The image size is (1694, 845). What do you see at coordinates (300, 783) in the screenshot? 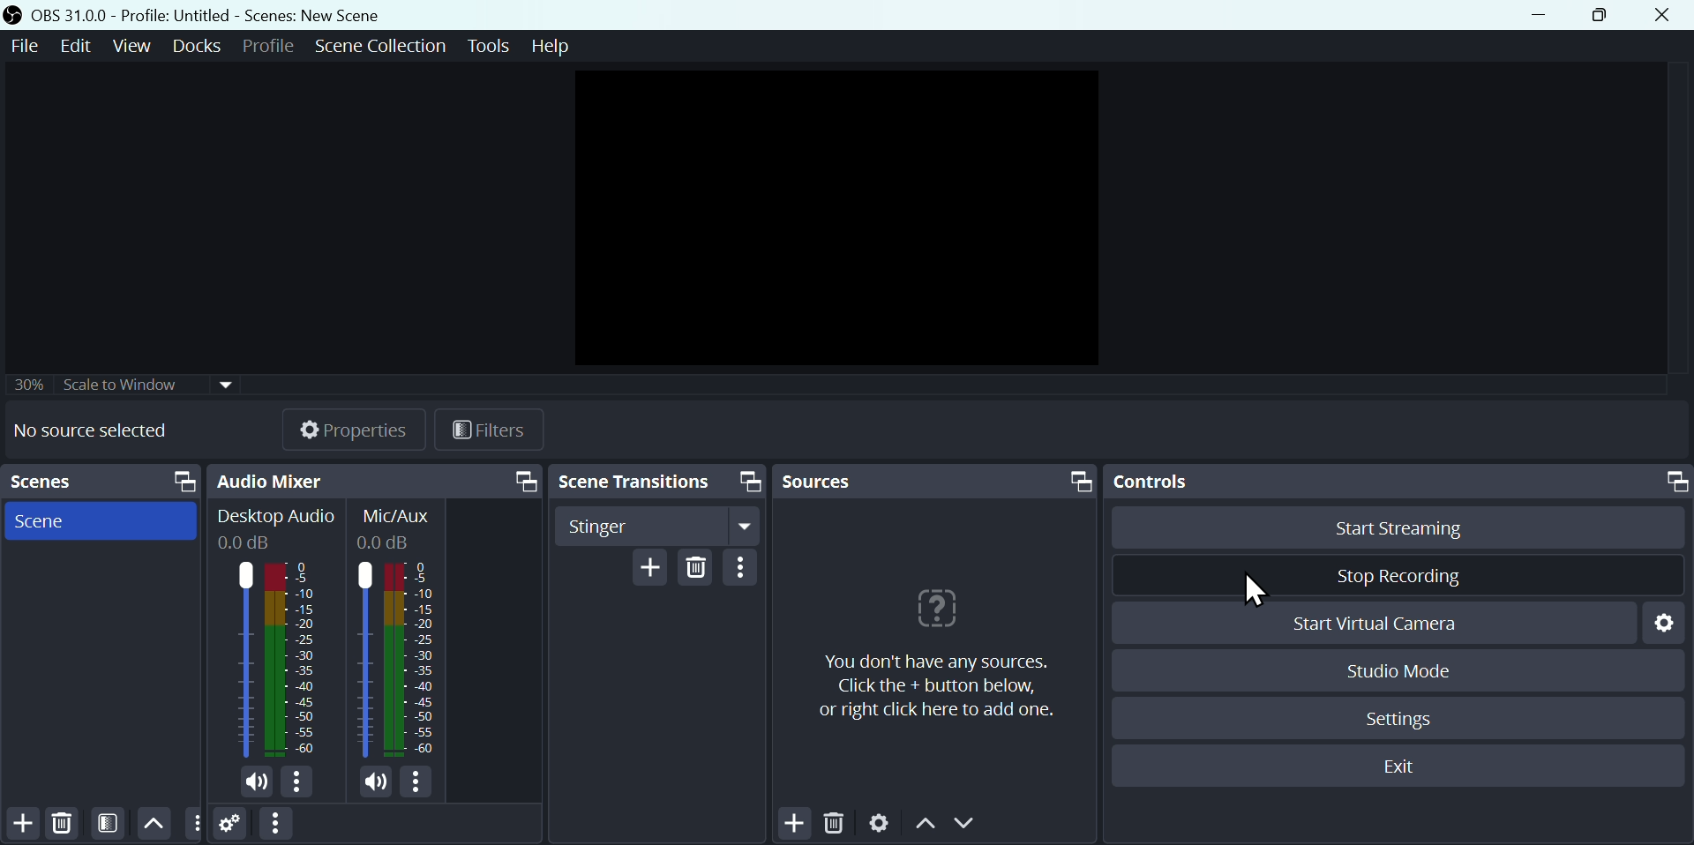
I see `options` at bounding box center [300, 783].